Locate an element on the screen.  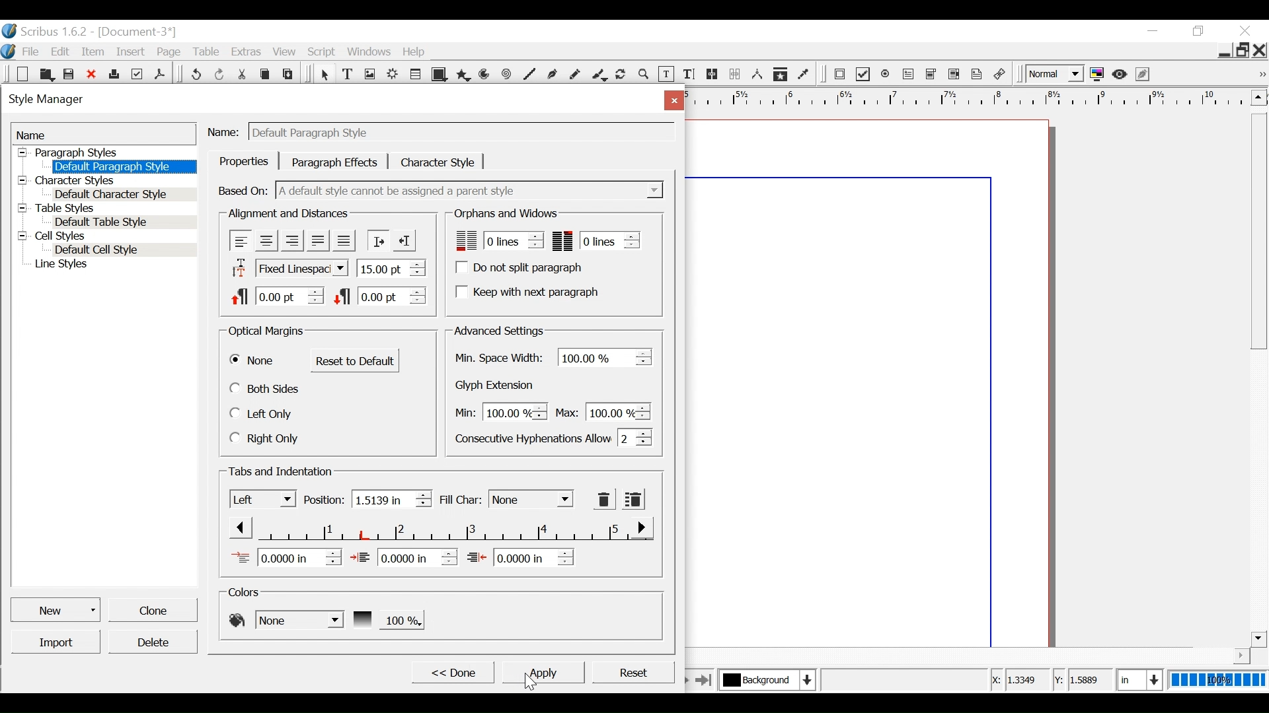
Push indent Right is located at coordinates (377, 240).